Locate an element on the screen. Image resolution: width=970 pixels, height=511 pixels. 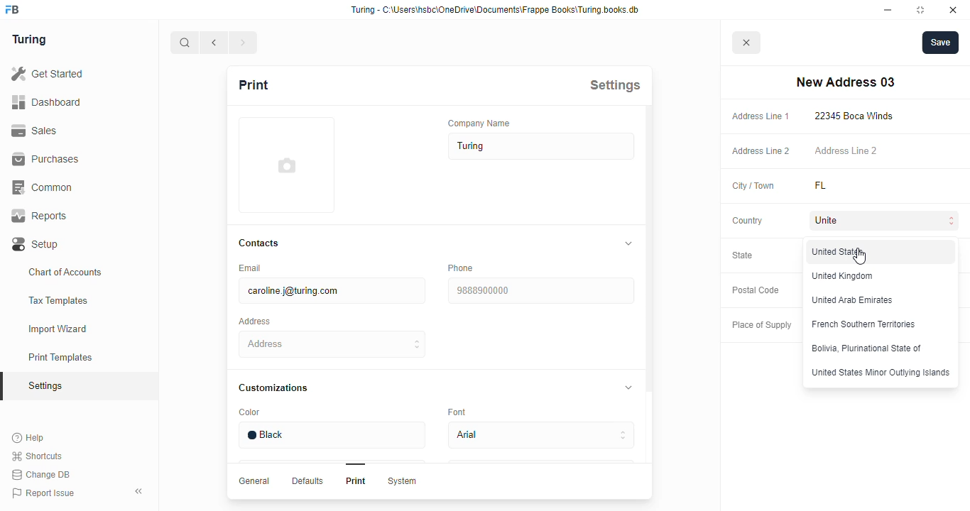
Defaults is located at coordinates (306, 480).